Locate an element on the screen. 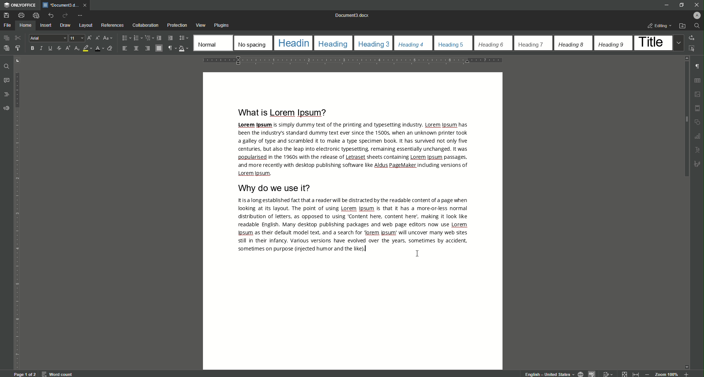 Image resolution: width=704 pixels, height=377 pixels. Cursor is located at coordinates (418, 253).